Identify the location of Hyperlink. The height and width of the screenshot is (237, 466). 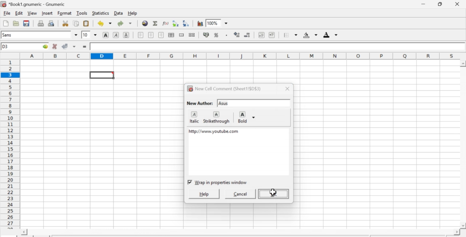
(145, 24).